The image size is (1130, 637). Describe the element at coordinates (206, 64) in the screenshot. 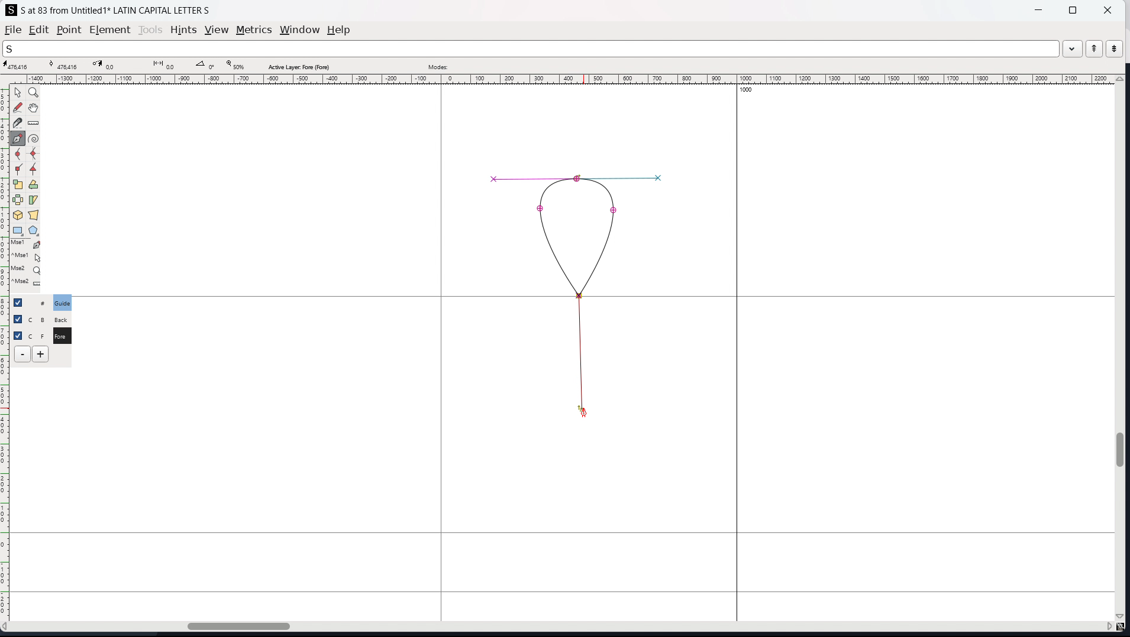

I see `angle between points` at that location.